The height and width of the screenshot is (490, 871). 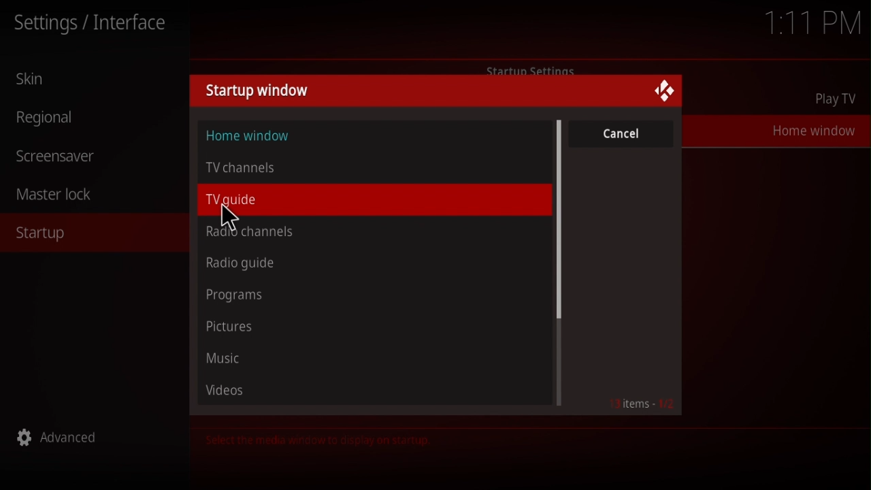 What do you see at coordinates (51, 118) in the screenshot?
I see `regional` at bounding box center [51, 118].